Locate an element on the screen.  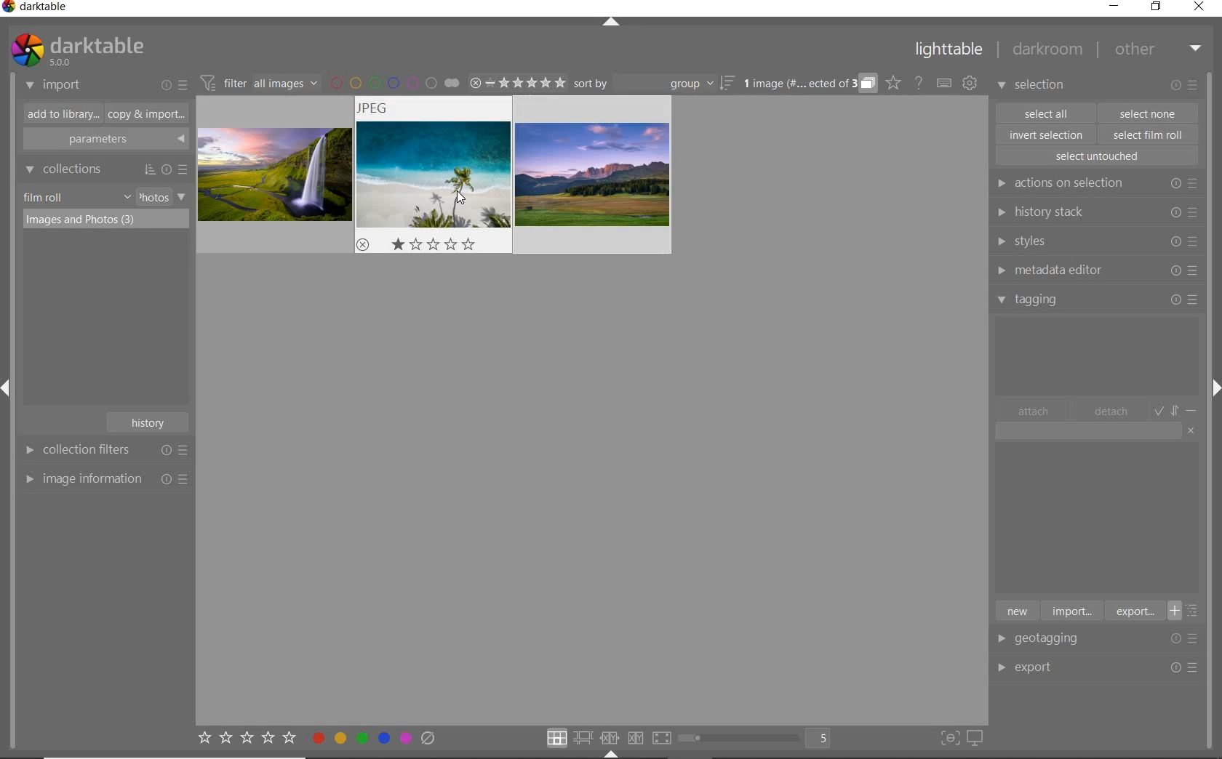
Expand is located at coordinates (1213, 385).